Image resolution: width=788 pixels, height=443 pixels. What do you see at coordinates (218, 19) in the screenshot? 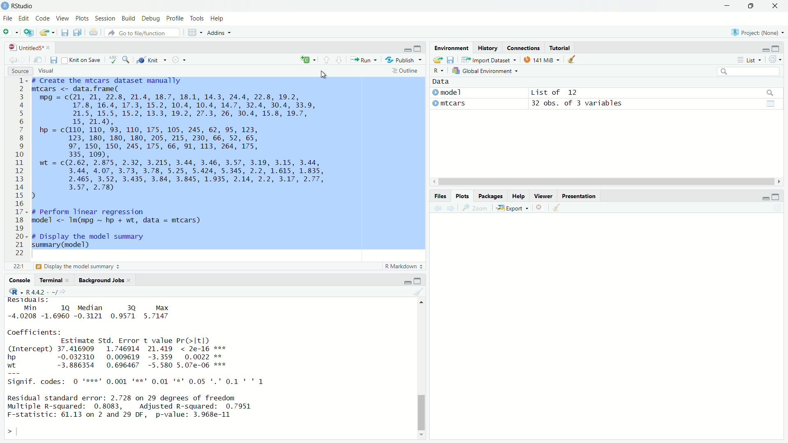
I see `help` at bounding box center [218, 19].